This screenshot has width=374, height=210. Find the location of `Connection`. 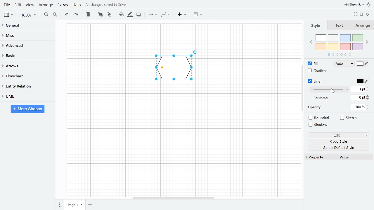

Connection is located at coordinates (152, 15).